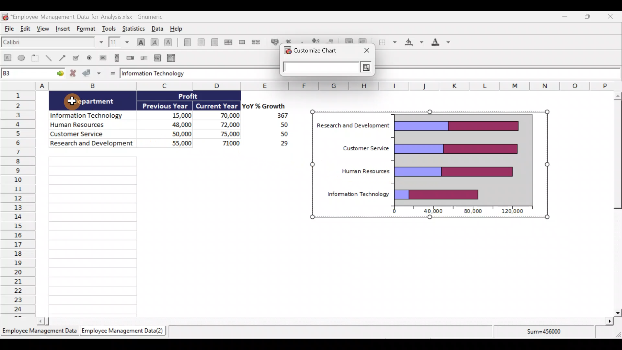 The width and height of the screenshot is (622, 350). Describe the element at coordinates (281, 145) in the screenshot. I see `29` at that location.